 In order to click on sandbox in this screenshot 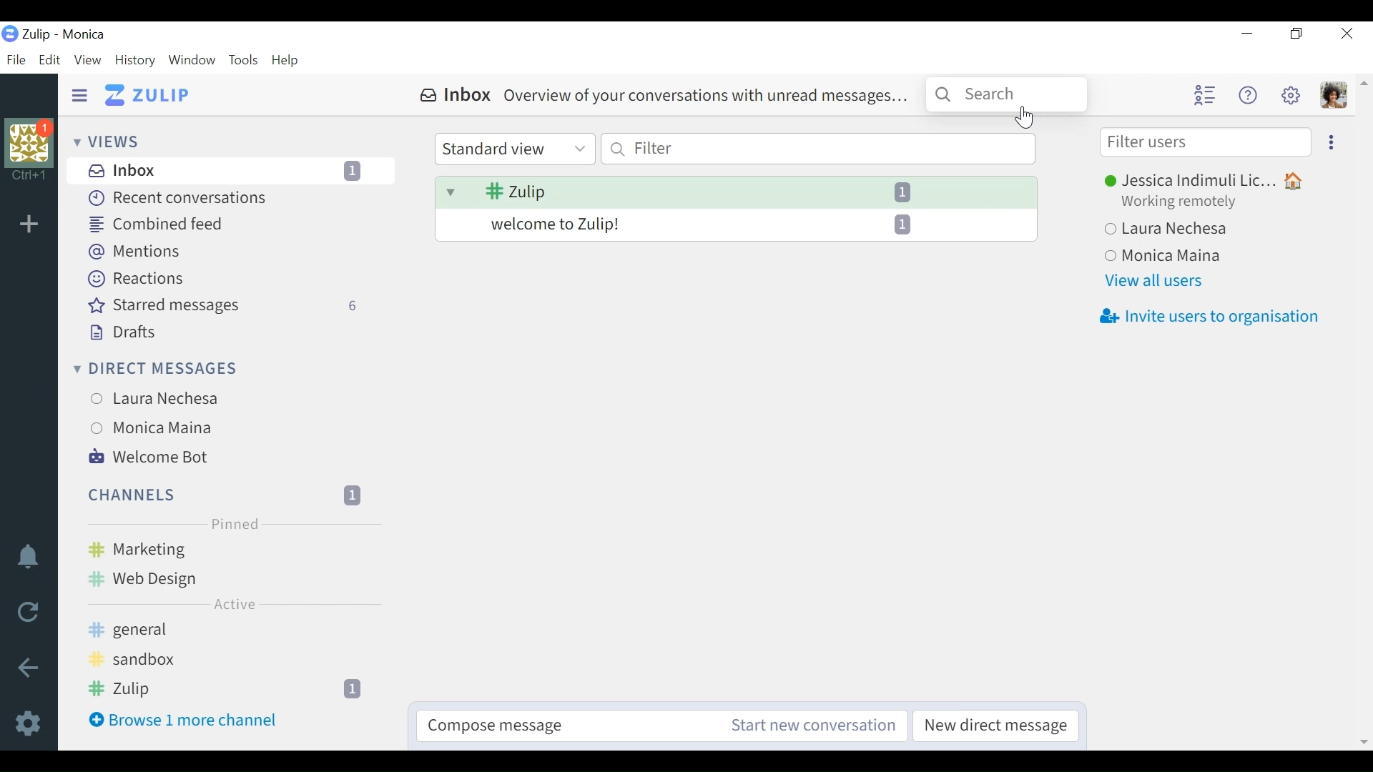, I will do `click(237, 655)`.